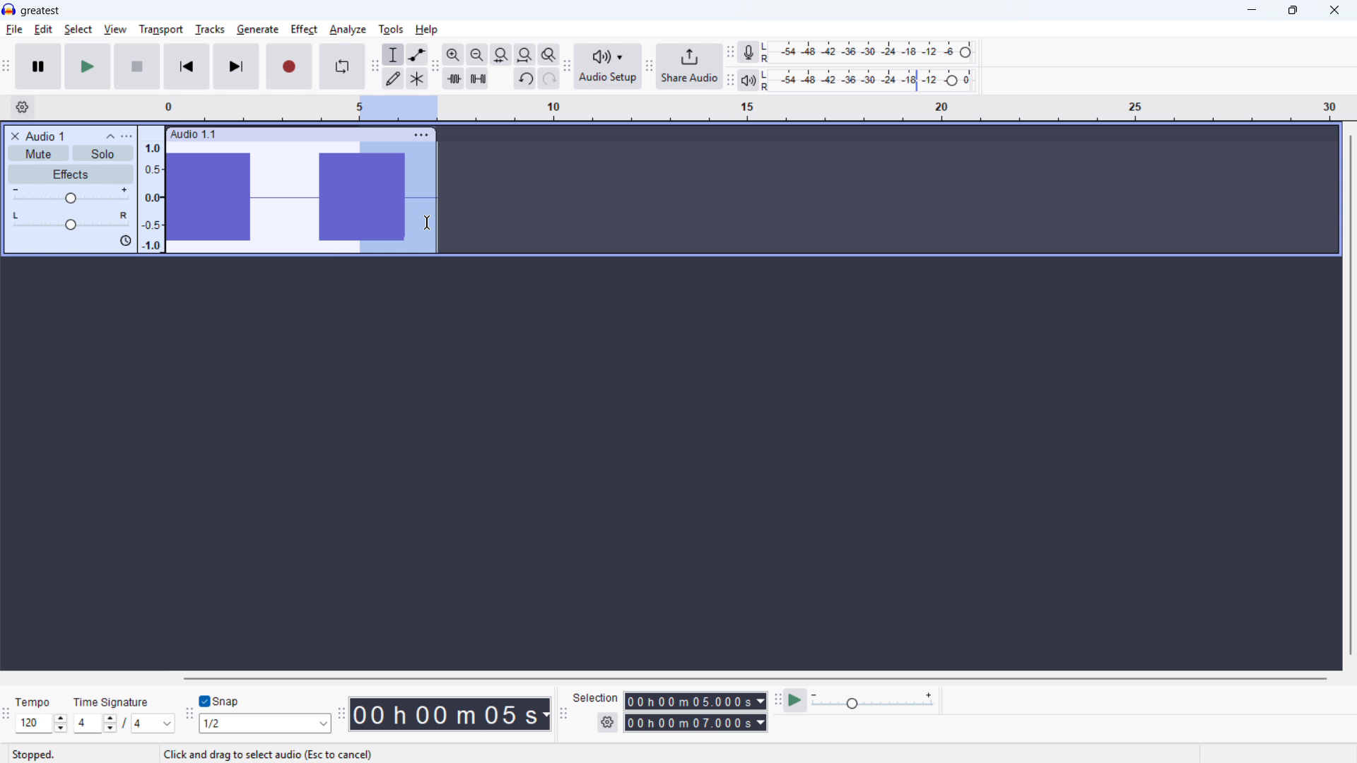  Describe the element at coordinates (375, 66) in the screenshot. I see `Tools toolbar ` at that location.